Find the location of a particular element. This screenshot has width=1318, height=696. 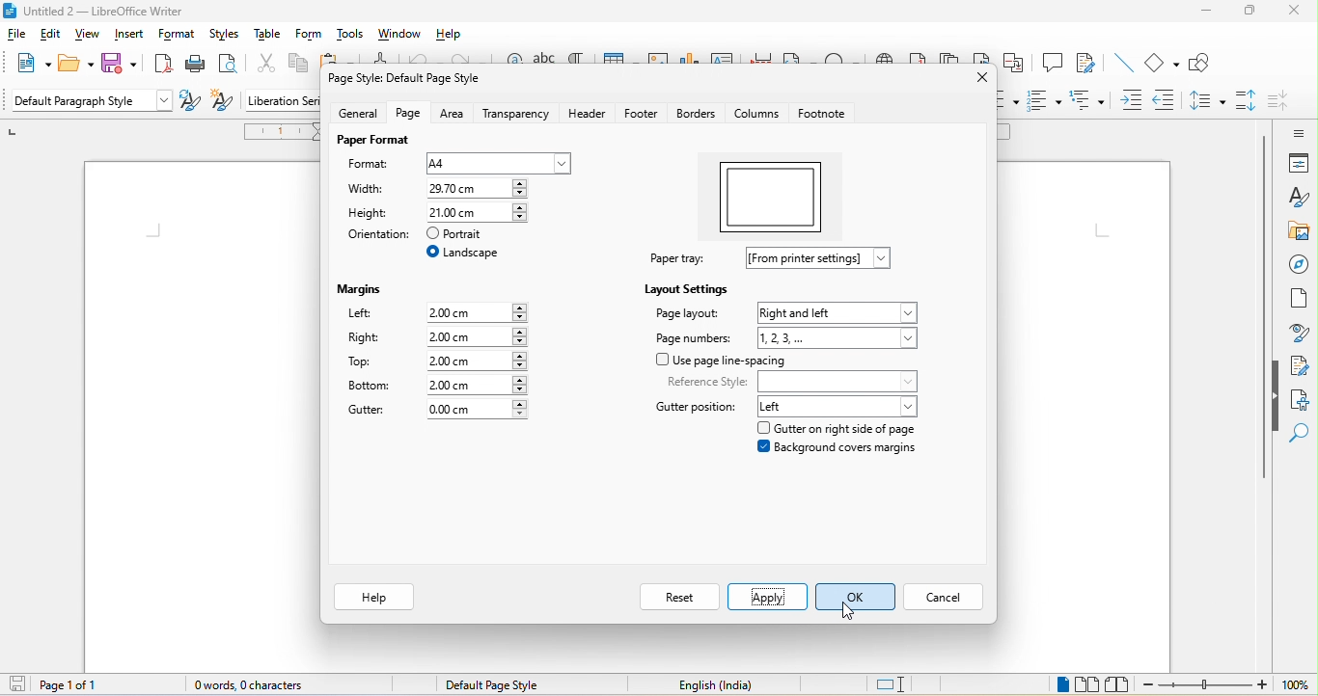

basic shapes is located at coordinates (1159, 63).